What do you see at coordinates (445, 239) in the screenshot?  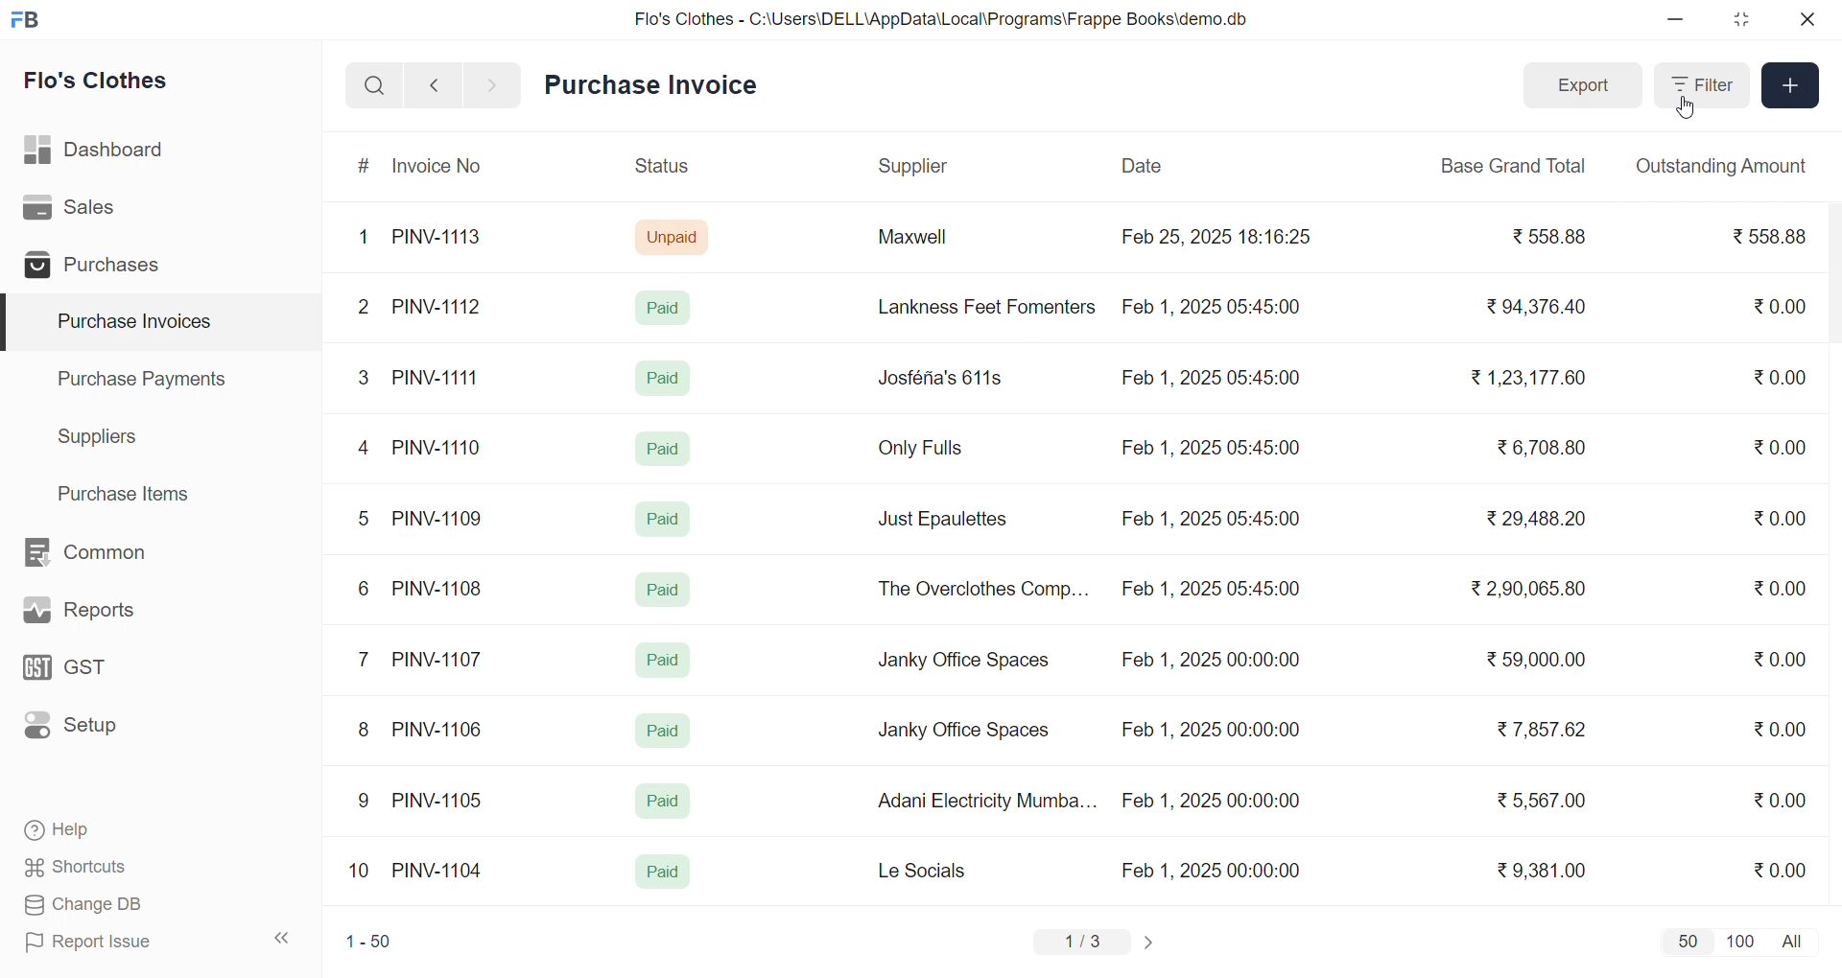 I see `PINV-1113` at bounding box center [445, 239].